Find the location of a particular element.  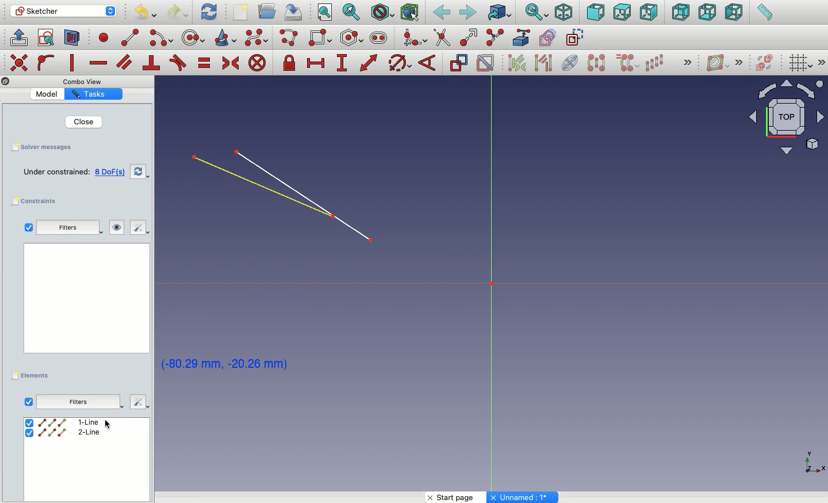

Value is located at coordinates (47, 94).